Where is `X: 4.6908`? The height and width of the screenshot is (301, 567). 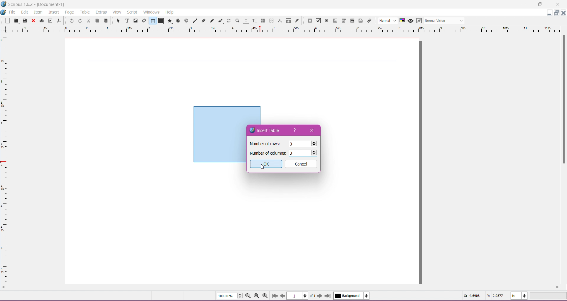
X: 4.6908 is located at coordinates (473, 296).